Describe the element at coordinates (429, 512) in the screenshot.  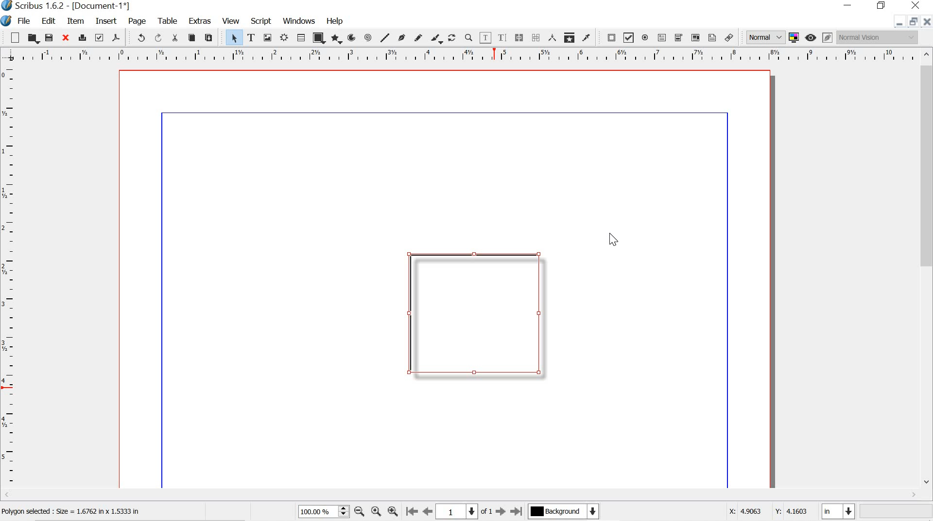
I see `go to the perious page` at that location.